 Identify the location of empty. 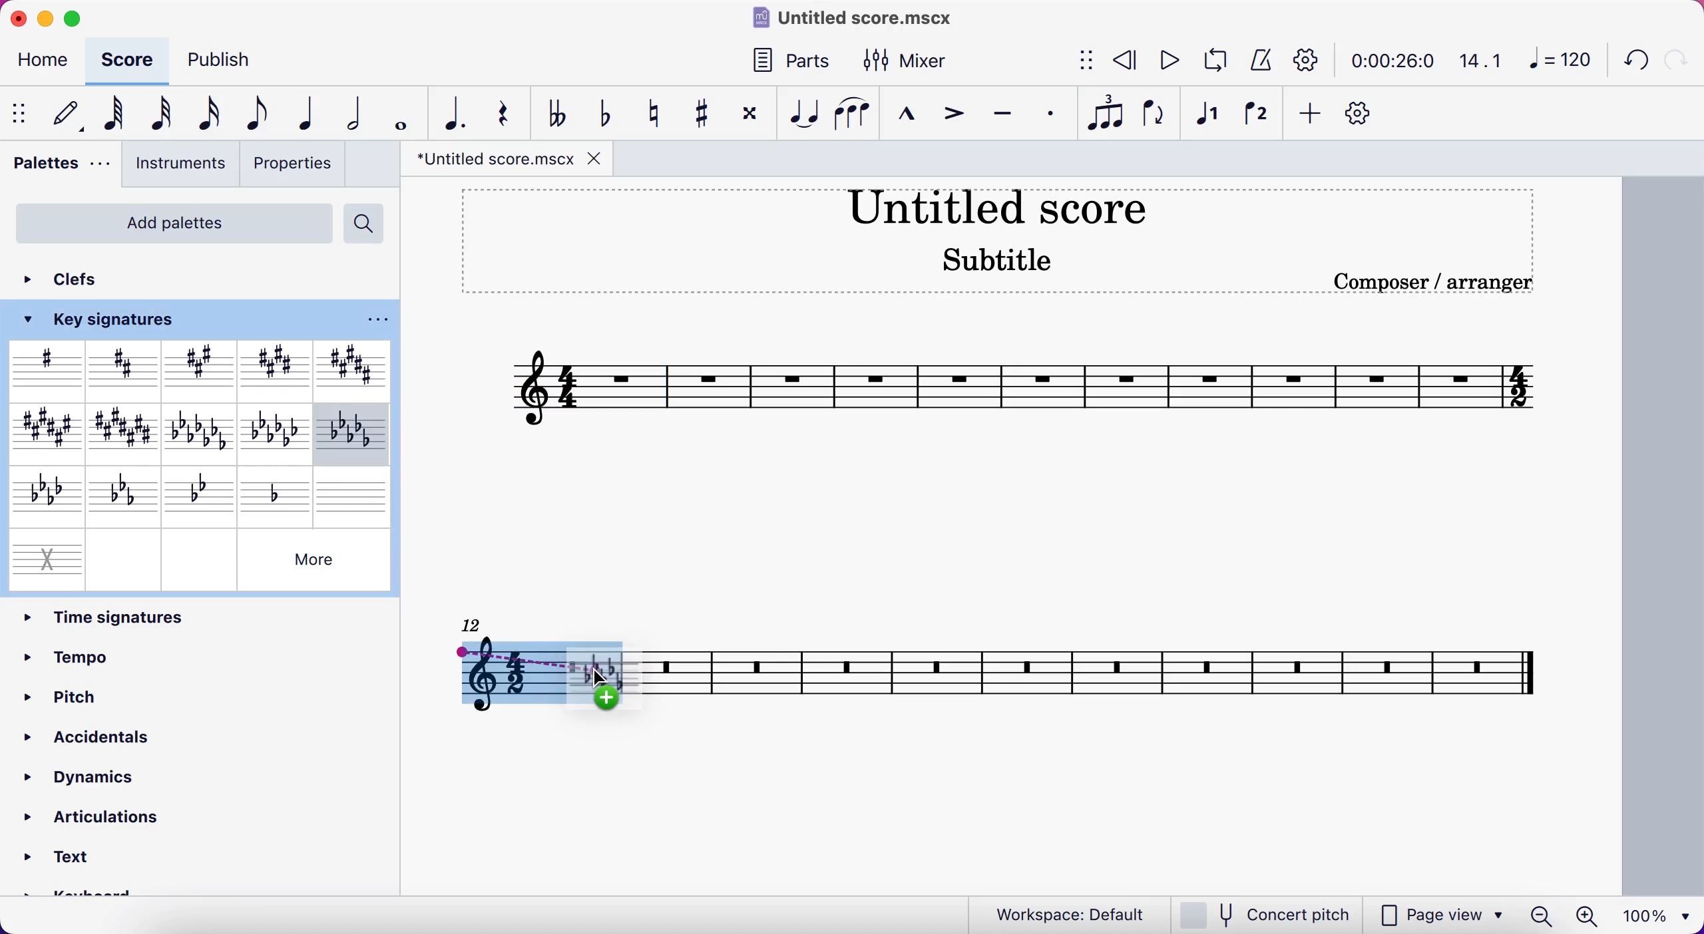
(125, 557).